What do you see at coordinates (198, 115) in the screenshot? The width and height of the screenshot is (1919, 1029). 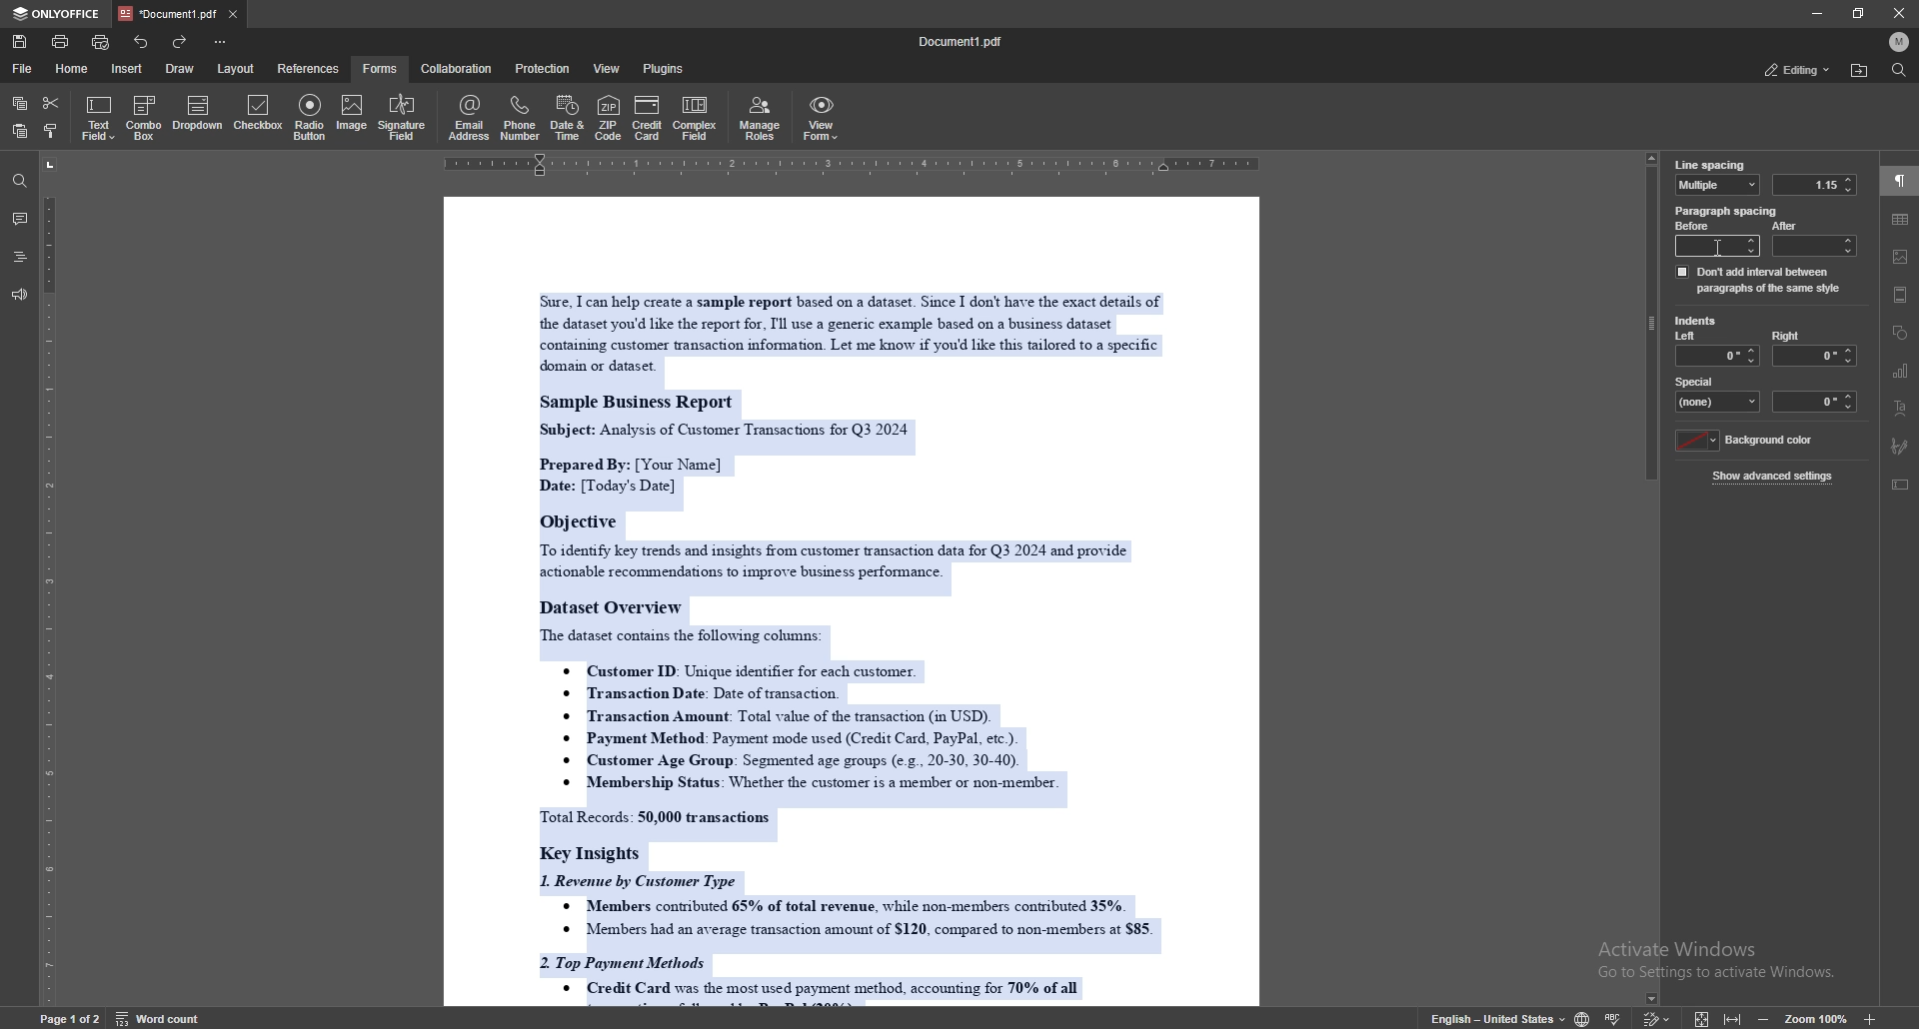 I see `dropdown` at bounding box center [198, 115].